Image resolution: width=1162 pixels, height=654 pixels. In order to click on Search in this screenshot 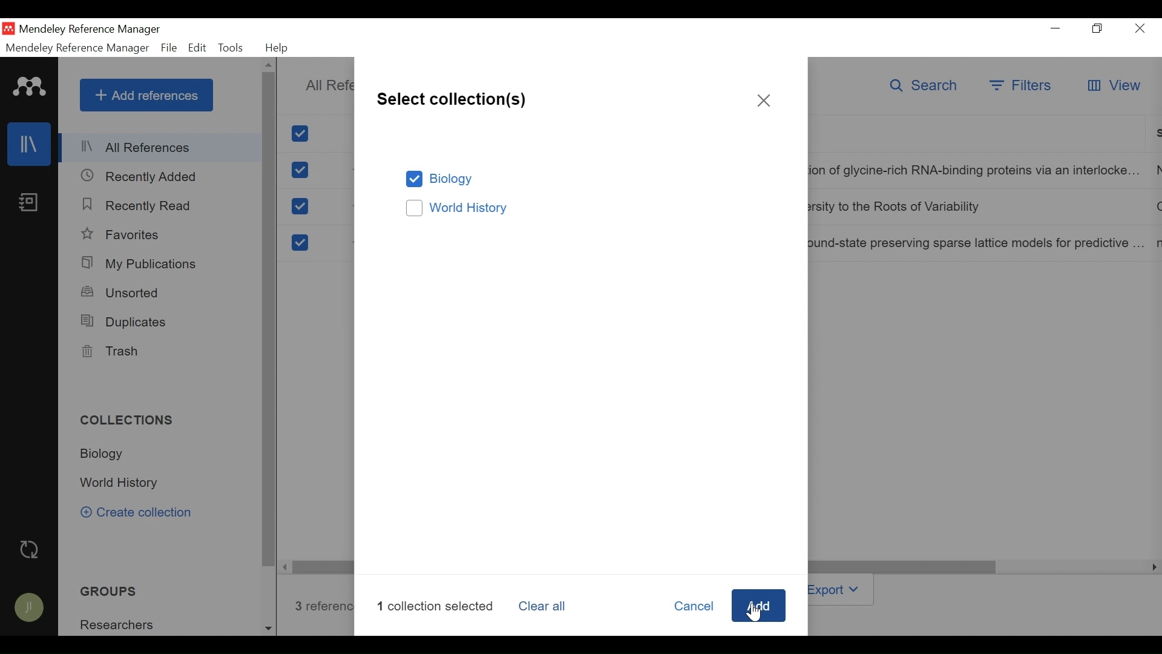, I will do `click(927, 87)`.